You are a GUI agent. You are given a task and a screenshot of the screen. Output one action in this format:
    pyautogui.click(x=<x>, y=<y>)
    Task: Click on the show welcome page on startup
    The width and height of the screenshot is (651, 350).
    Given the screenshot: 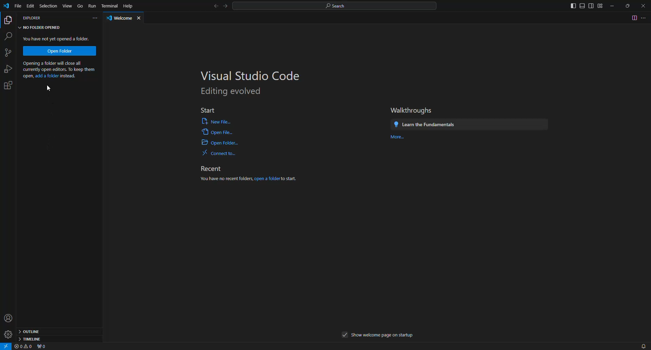 What is the action you would take?
    pyautogui.click(x=383, y=336)
    